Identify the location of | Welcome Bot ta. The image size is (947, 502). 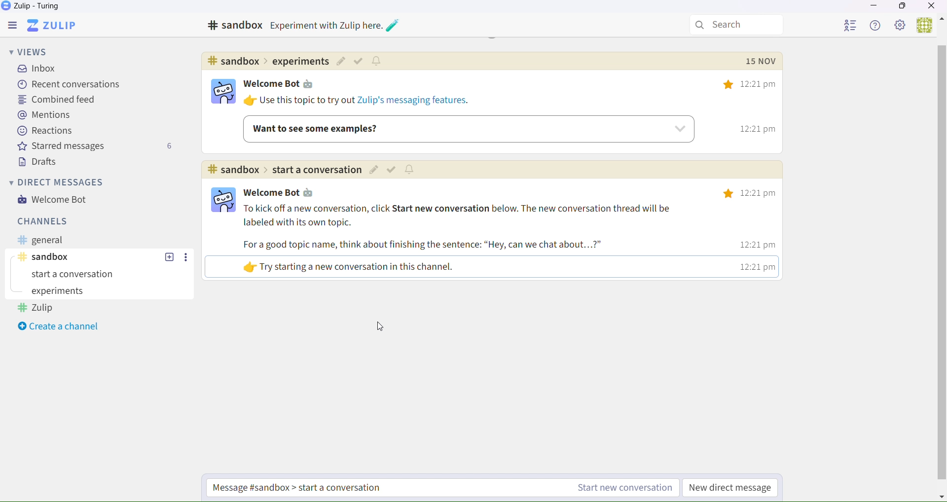
(287, 191).